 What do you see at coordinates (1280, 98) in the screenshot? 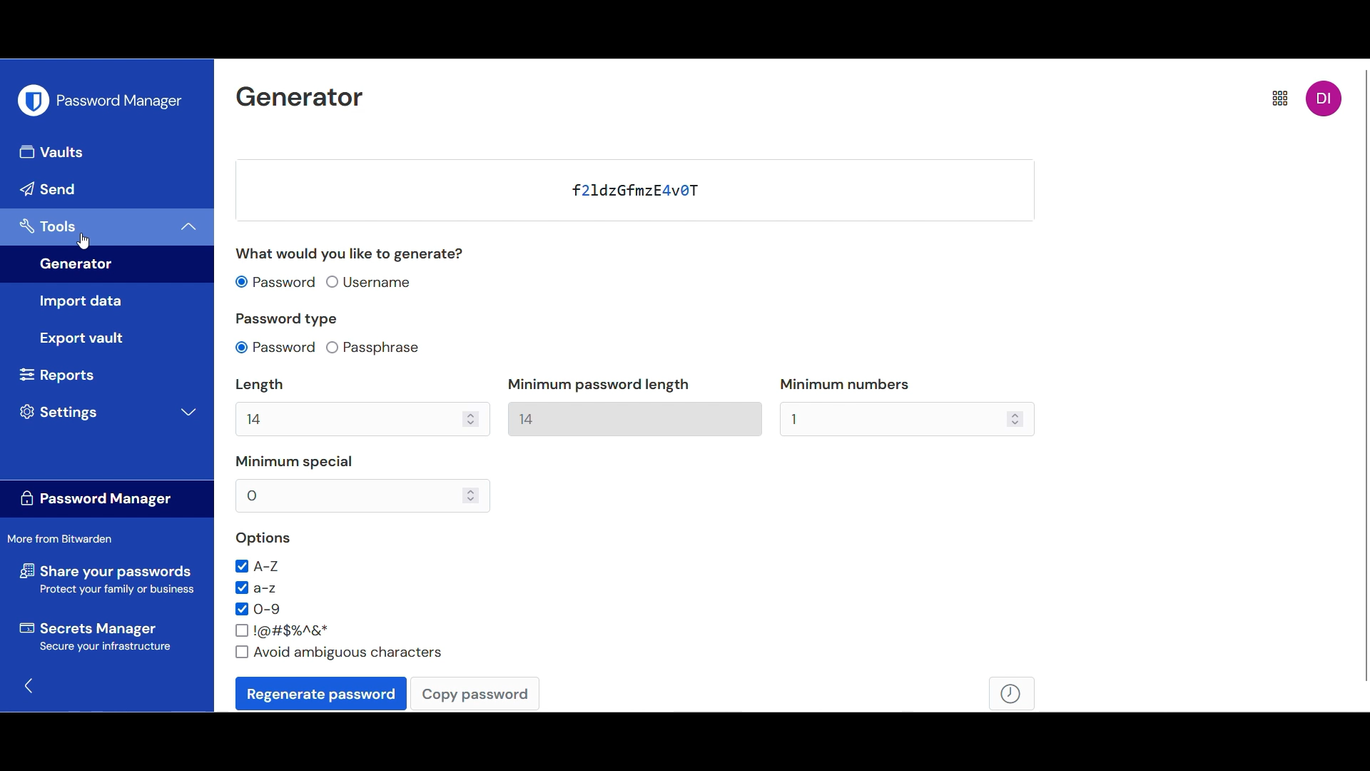
I see `More settings` at bounding box center [1280, 98].